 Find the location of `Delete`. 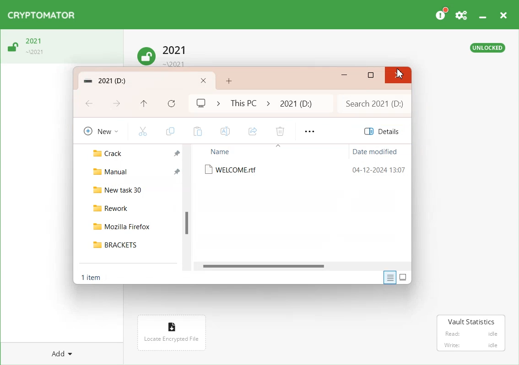

Delete is located at coordinates (281, 131).